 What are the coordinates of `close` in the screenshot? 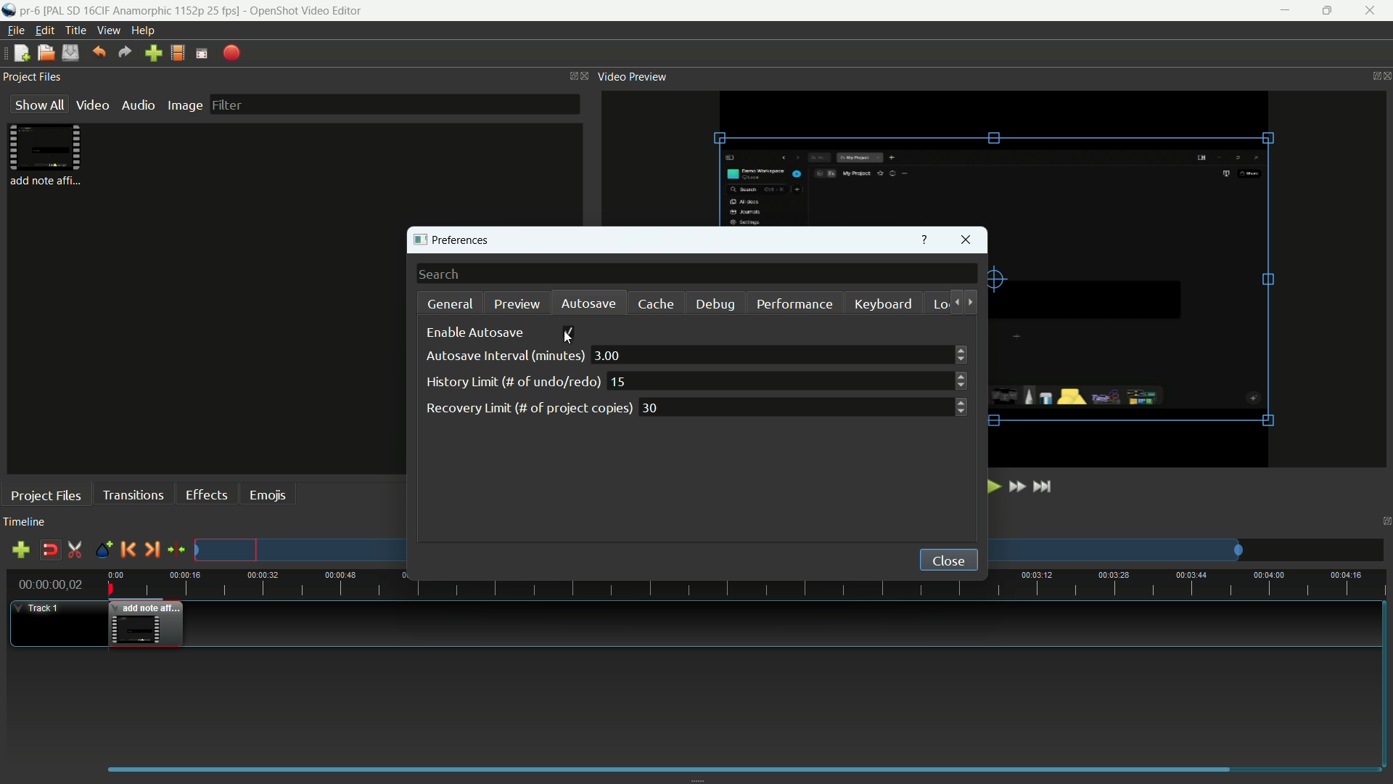 It's located at (948, 560).